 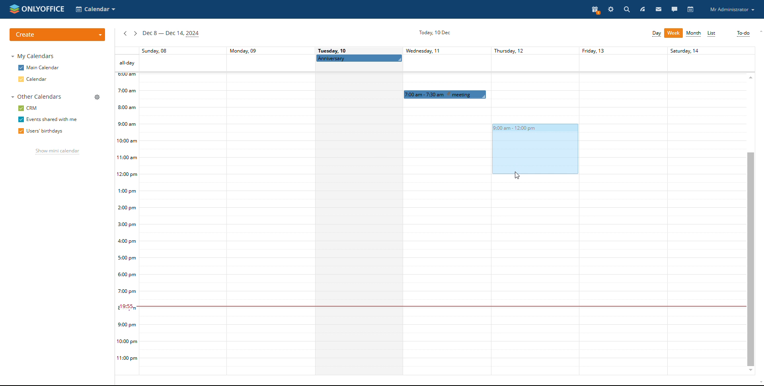 What do you see at coordinates (48, 132) in the screenshot?
I see `users' birthdays` at bounding box center [48, 132].